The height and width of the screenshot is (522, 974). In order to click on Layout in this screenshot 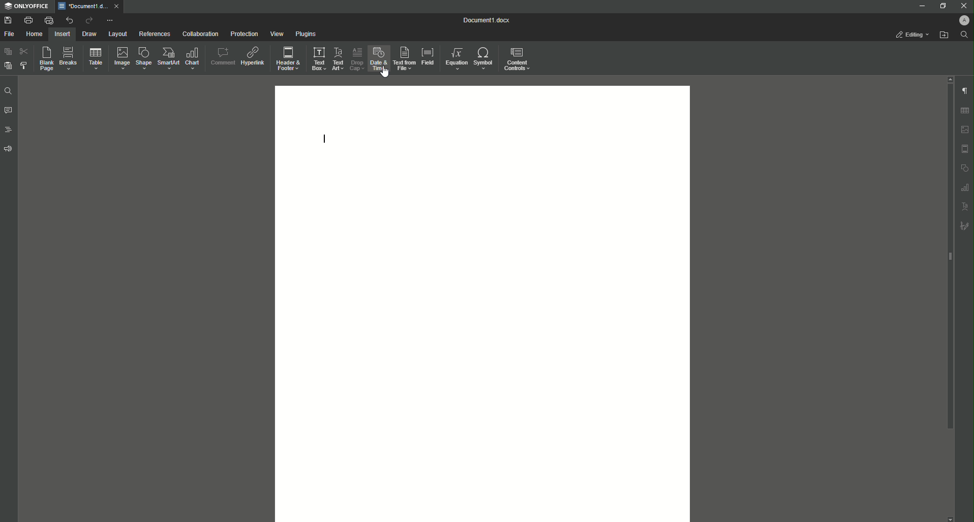, I will do `click(118, 34)`.